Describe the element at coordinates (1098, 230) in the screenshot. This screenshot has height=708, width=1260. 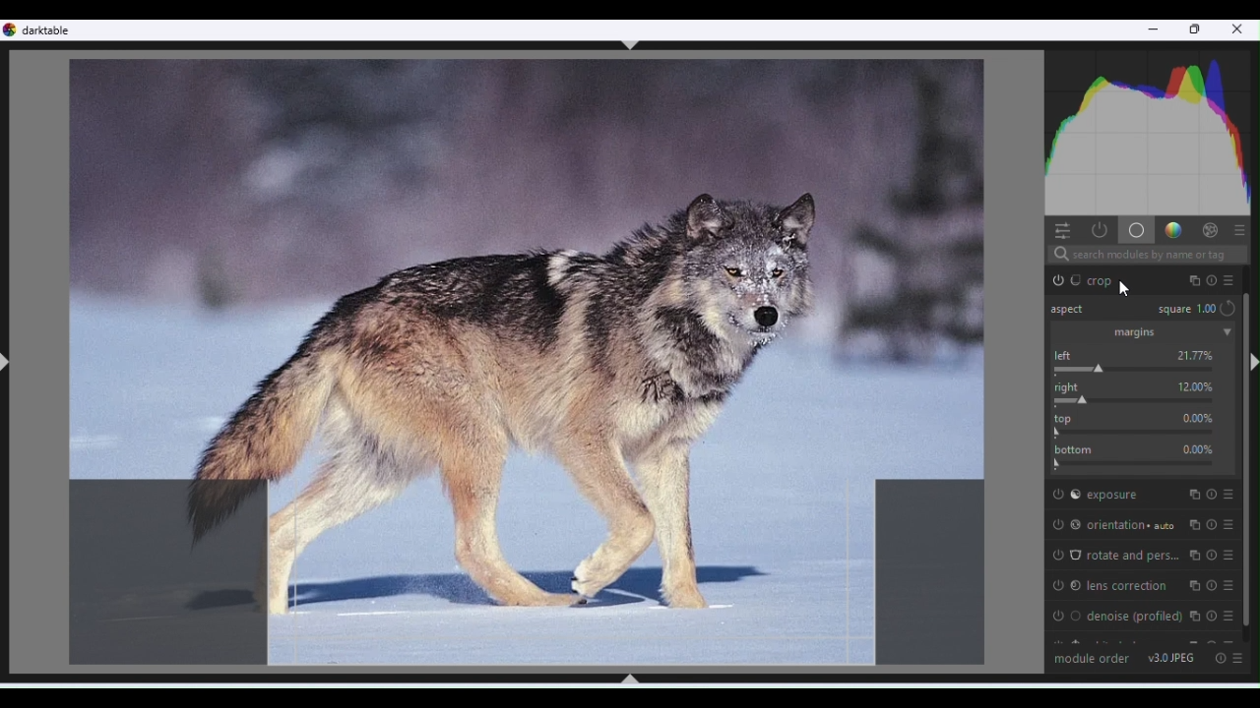
I see `Show active modules only` at that location.